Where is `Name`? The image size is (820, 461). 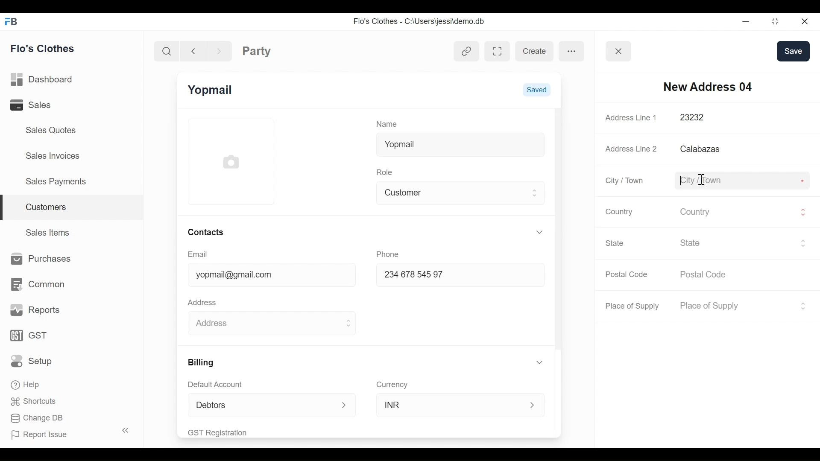 Name is located at coordinates (389, 123).